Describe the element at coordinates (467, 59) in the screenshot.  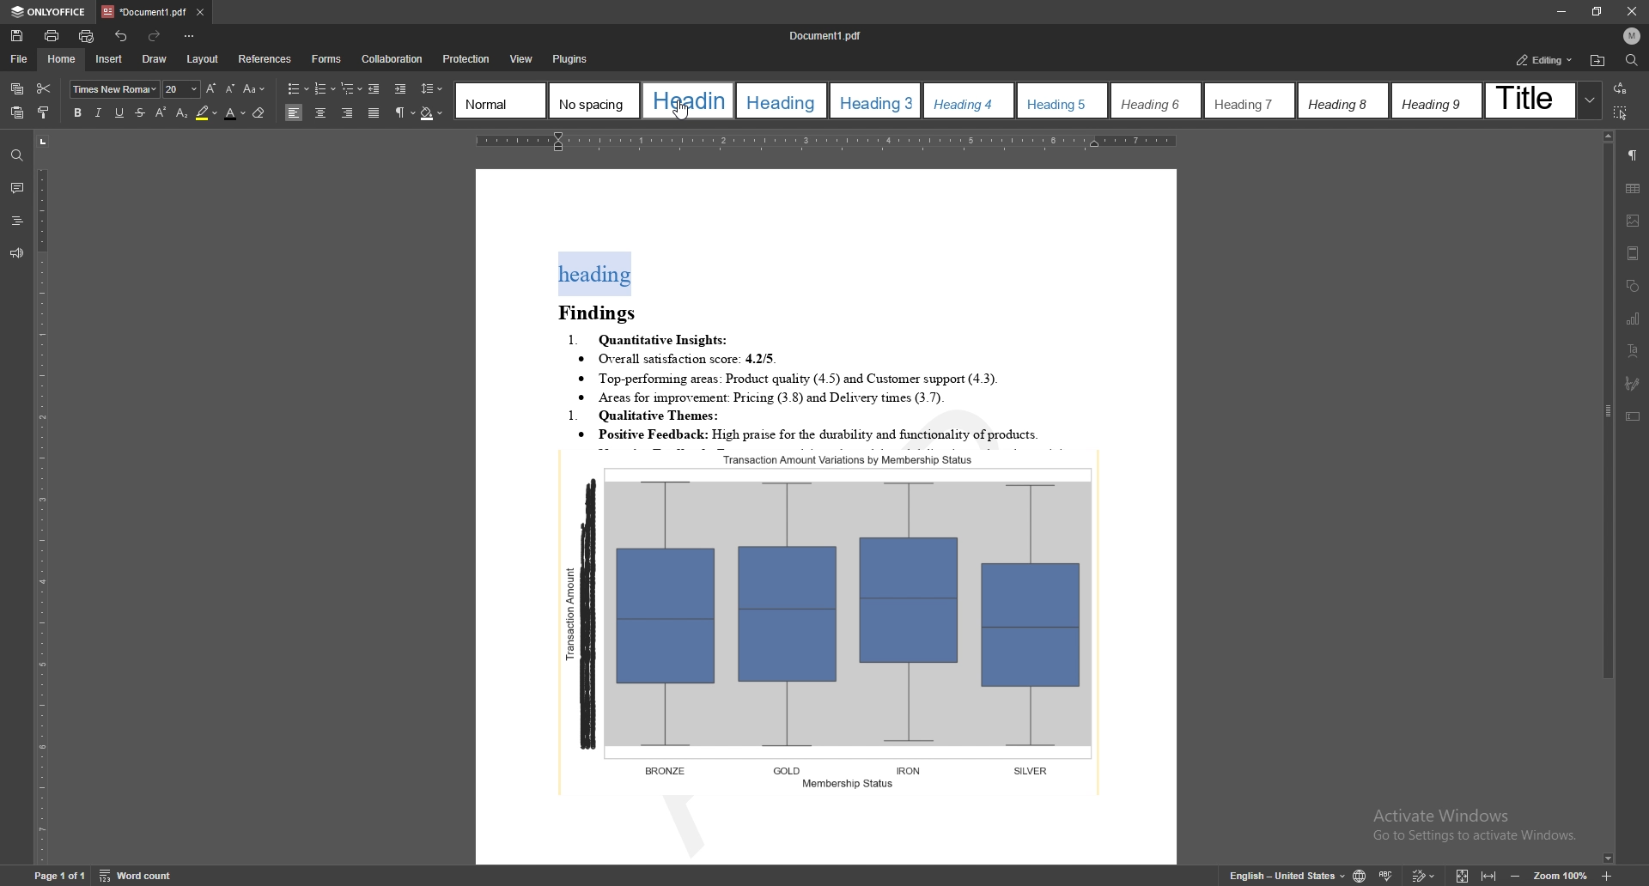
I see `protection` at that location.